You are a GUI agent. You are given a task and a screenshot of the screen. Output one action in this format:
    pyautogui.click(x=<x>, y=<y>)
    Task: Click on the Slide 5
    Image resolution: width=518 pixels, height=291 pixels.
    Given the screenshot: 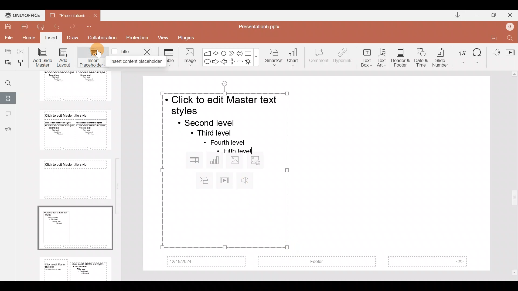 What is the action you would take?
    pyautogui.click(x=71, y=86)
    